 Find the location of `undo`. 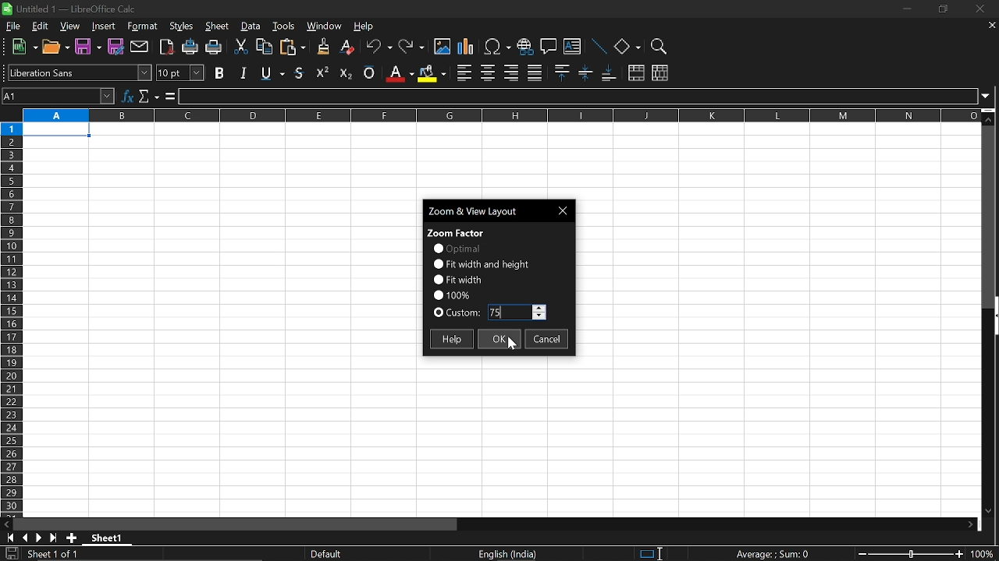

undo is located at coordinates (379, 48).